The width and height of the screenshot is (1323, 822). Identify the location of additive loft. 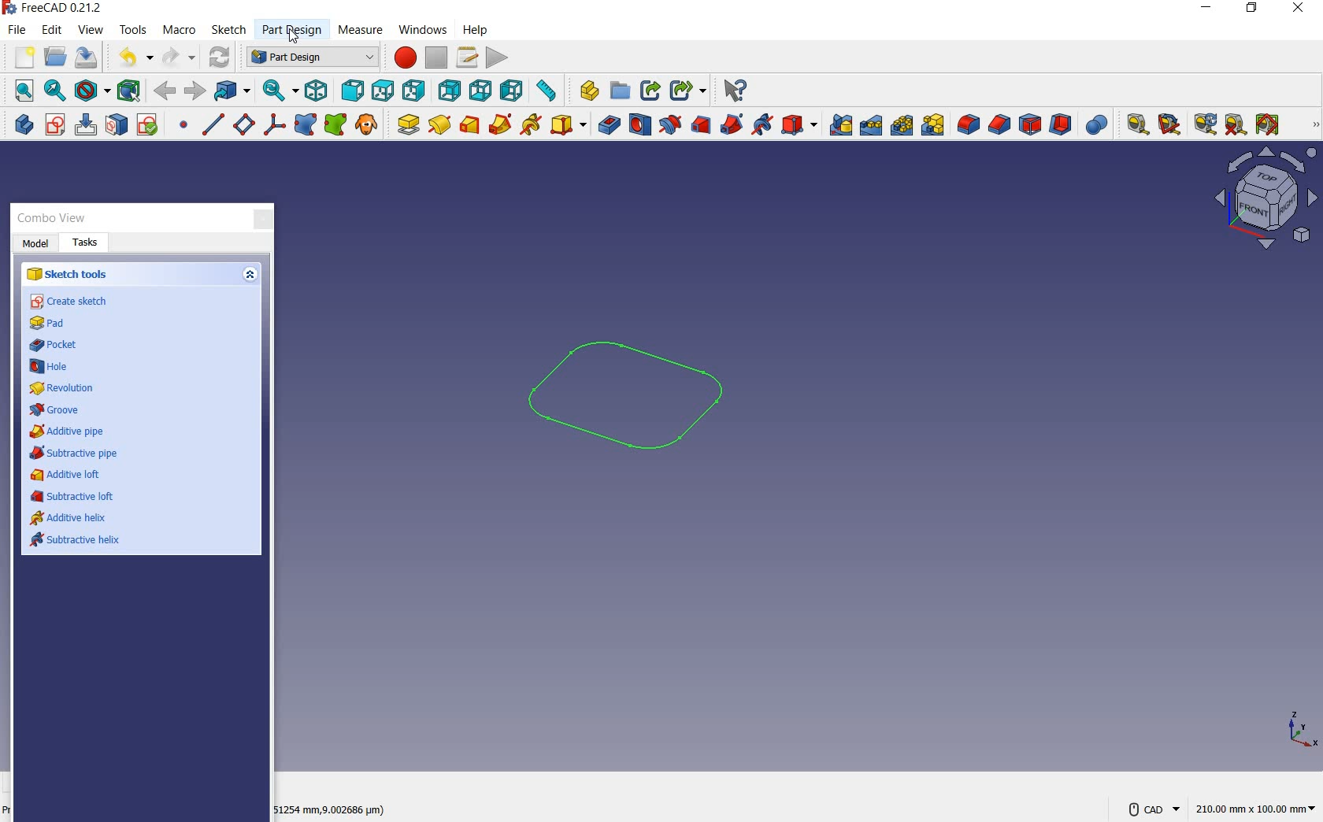
(67, 475).